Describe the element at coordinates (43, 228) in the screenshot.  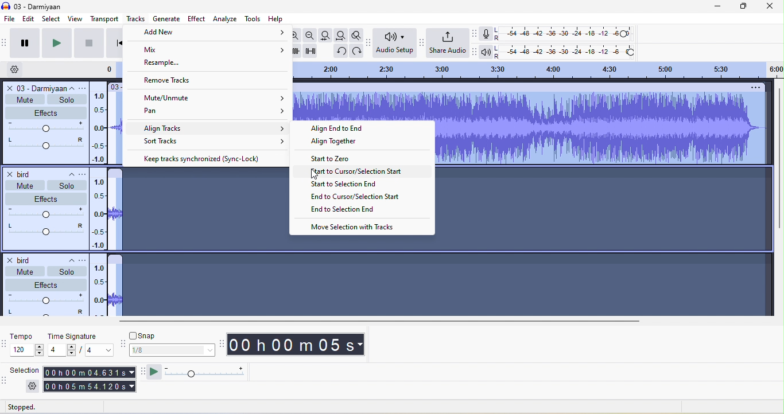
I see `pan:center` at that location.